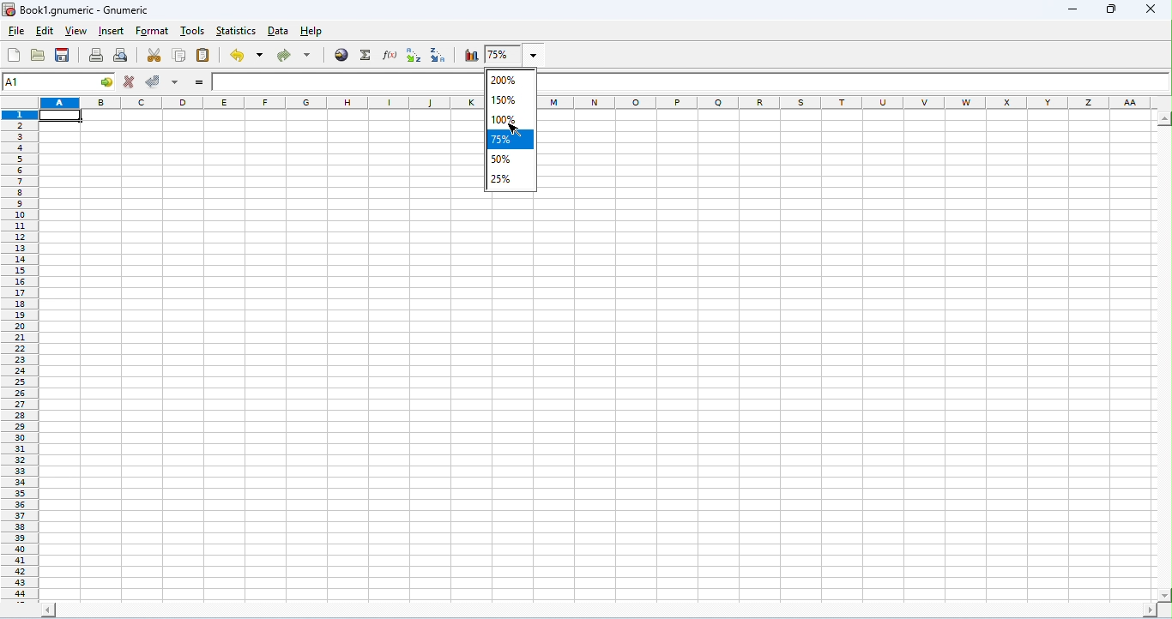  What do you see at coordinates (512, 120) in the screenshot?
I see `100%` at bounding box center [512, 120].